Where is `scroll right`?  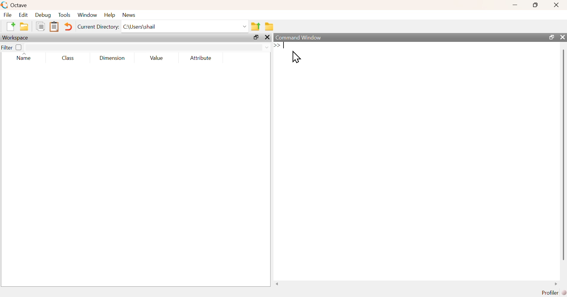 scroll right is located at coordinates (556, 284).